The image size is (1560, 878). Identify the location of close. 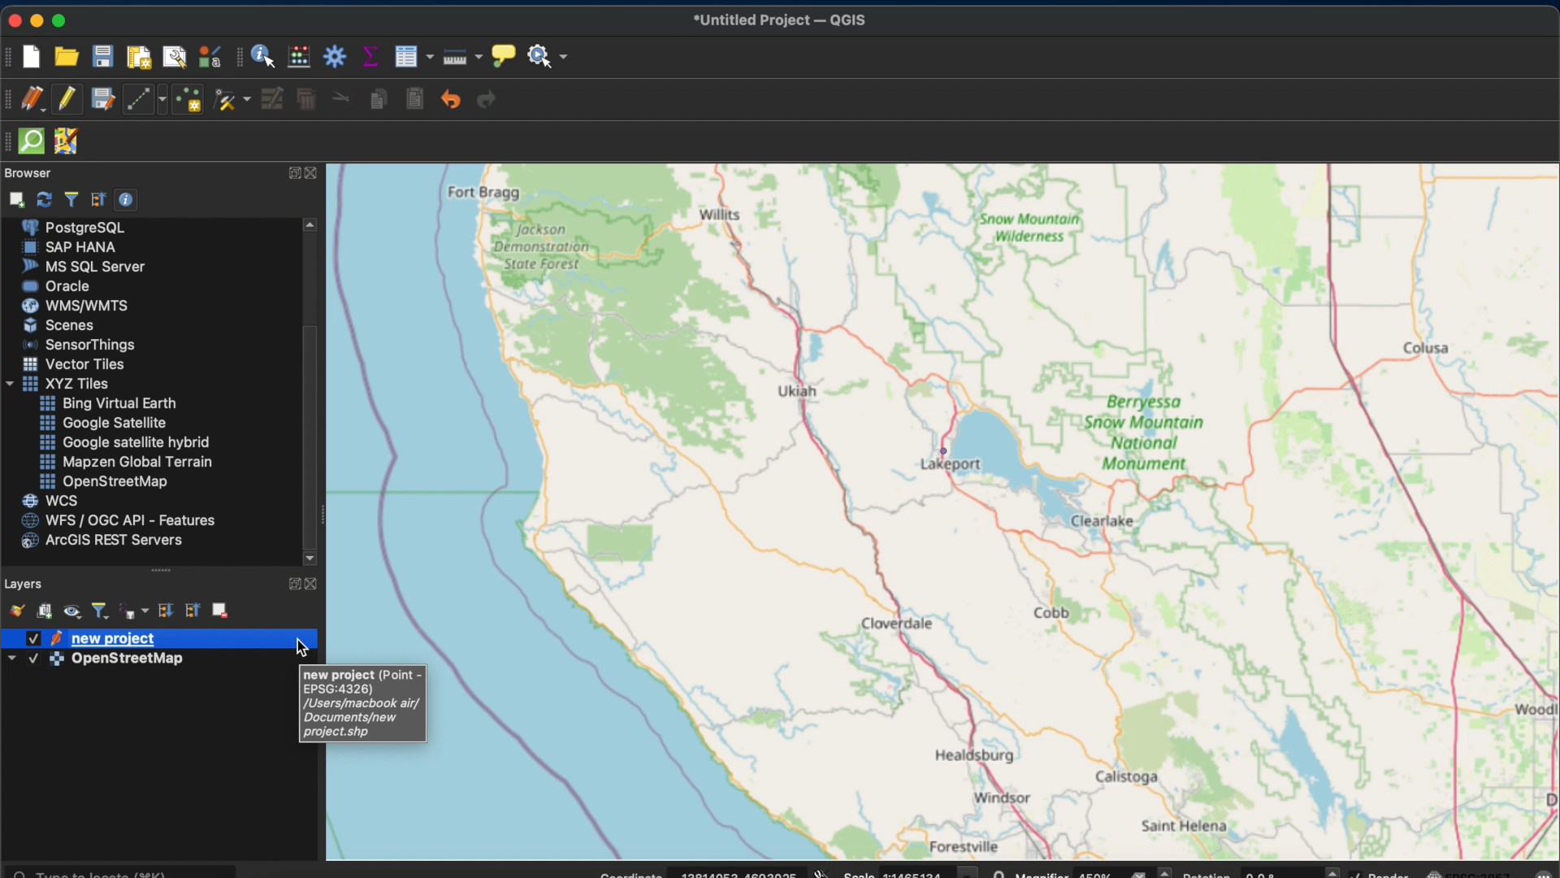
(314, 582).